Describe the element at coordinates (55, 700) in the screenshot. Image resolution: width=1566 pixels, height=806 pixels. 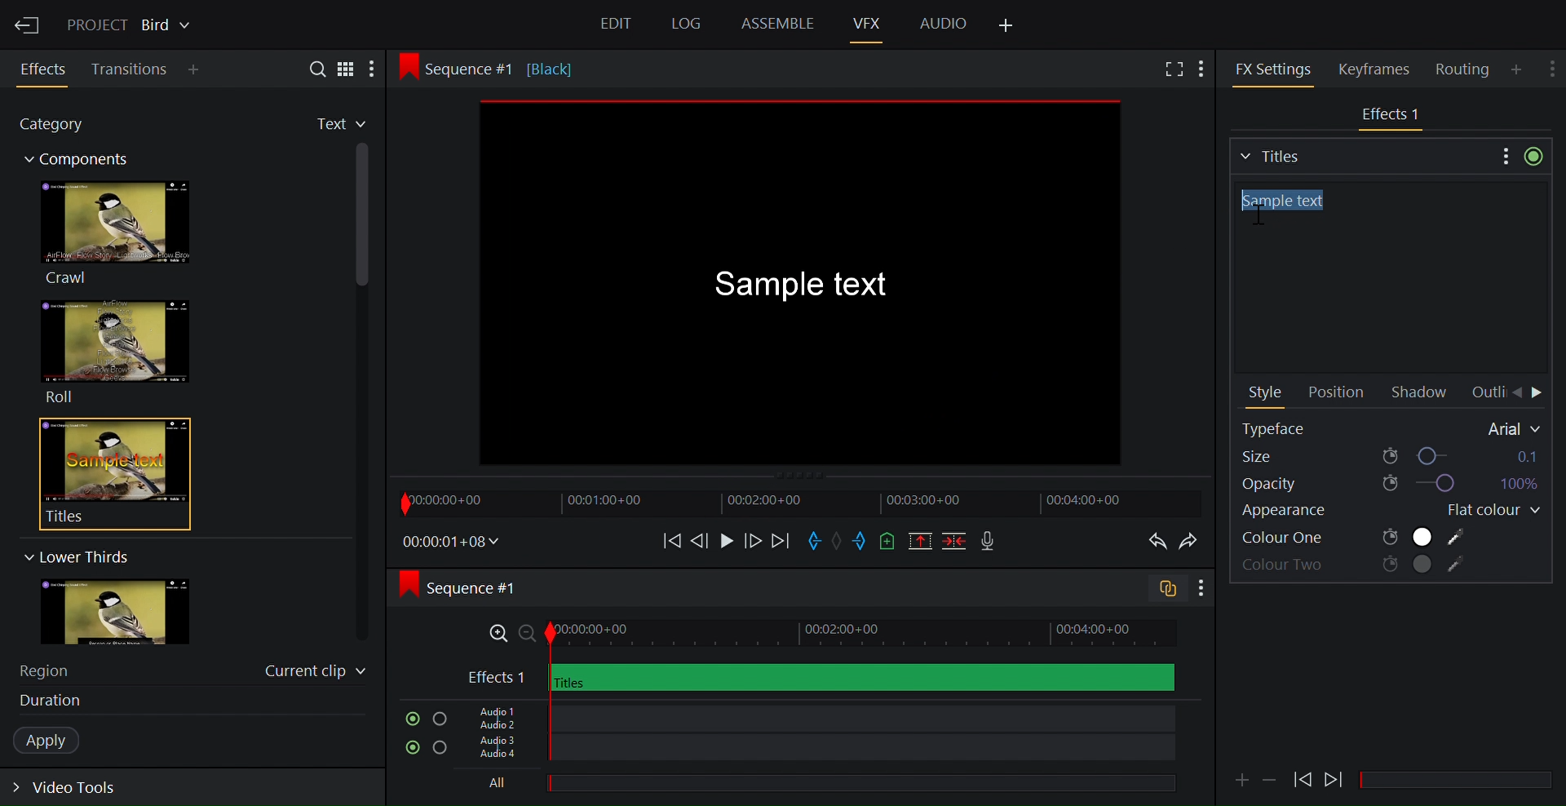
I see `` at that location.